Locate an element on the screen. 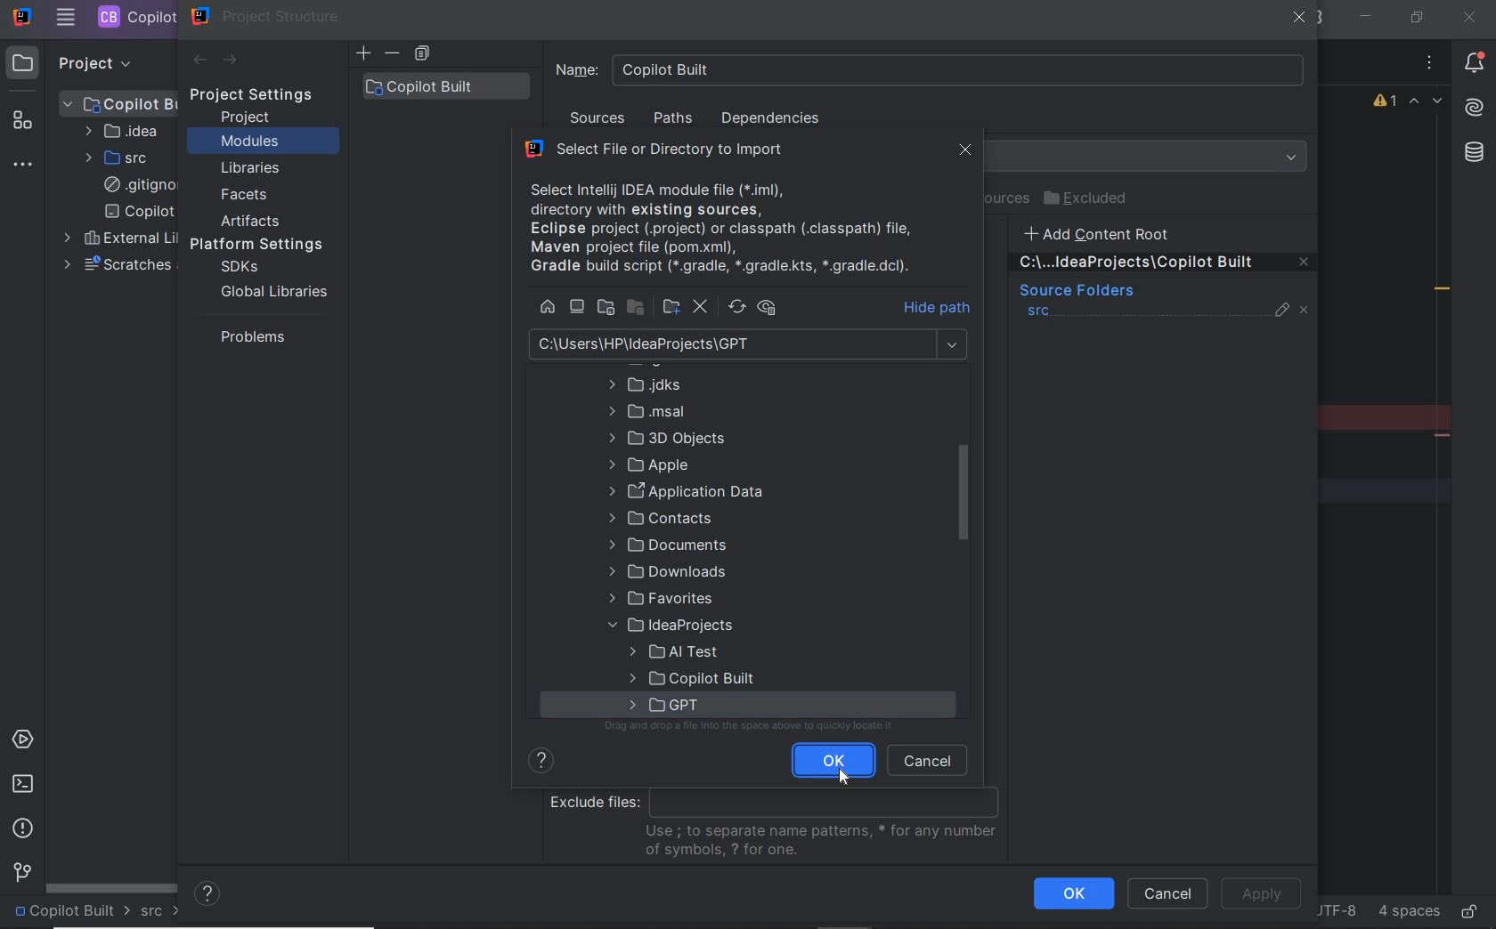 Image resolution: width=1496 pixels, height=929 pixels. project name is located at coordinates (71, 912).